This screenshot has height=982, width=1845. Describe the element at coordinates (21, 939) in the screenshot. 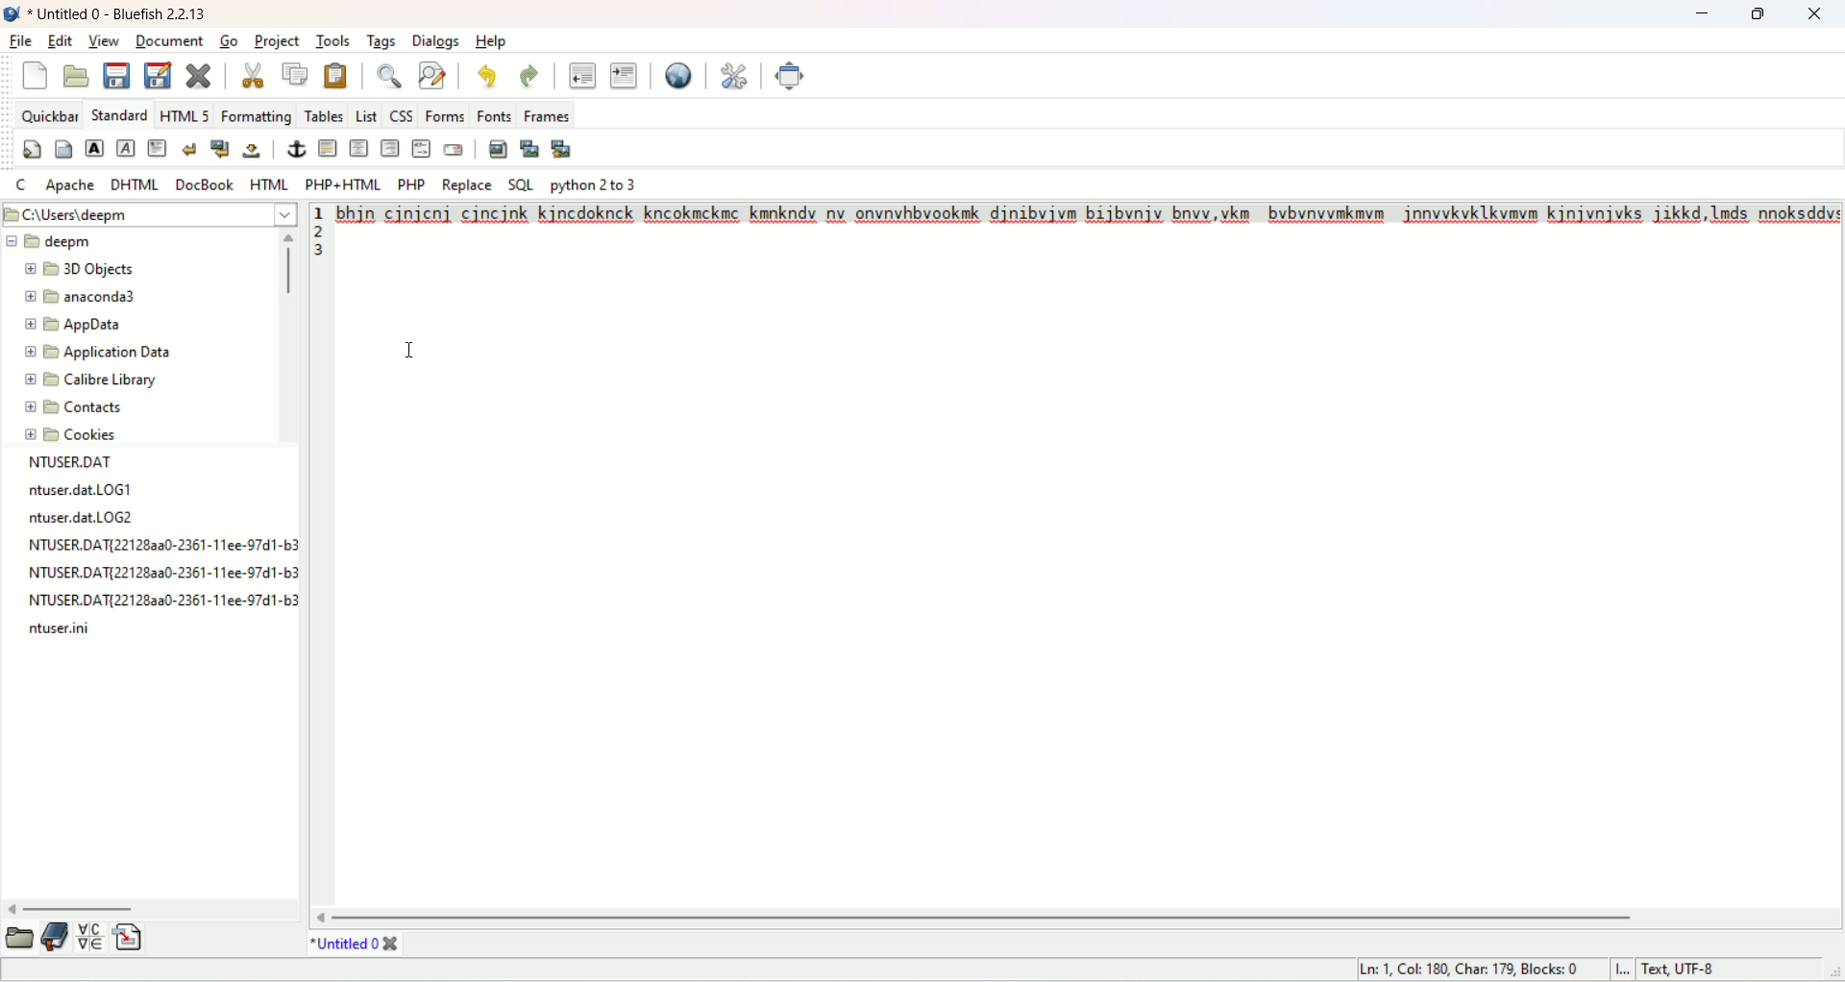

I see `open` at that location.